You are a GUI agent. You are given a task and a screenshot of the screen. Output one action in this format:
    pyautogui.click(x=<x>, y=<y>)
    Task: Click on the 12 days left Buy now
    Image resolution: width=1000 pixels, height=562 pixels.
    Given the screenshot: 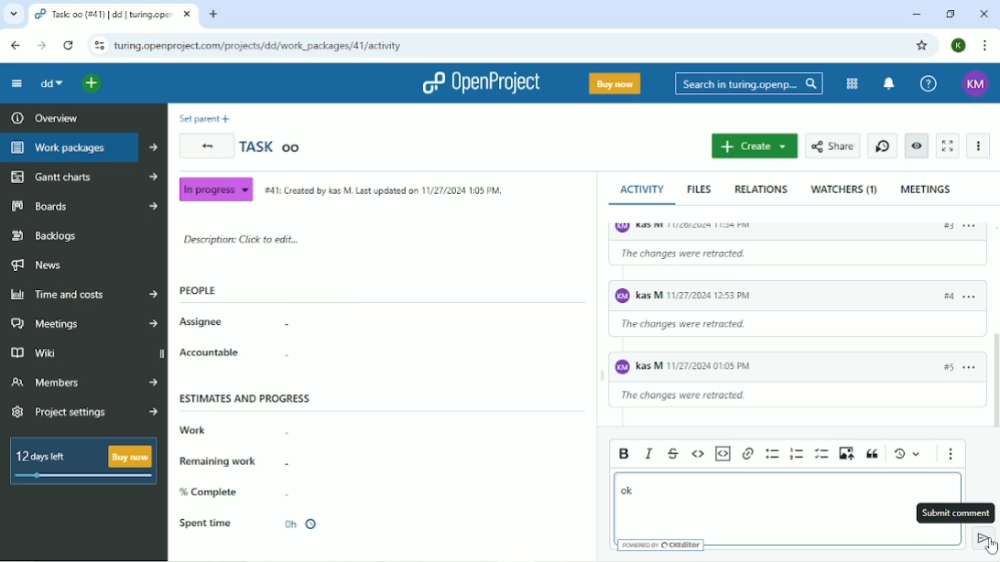 What is the action you would take?
    pyautogui.click(x=80, y=460)
    